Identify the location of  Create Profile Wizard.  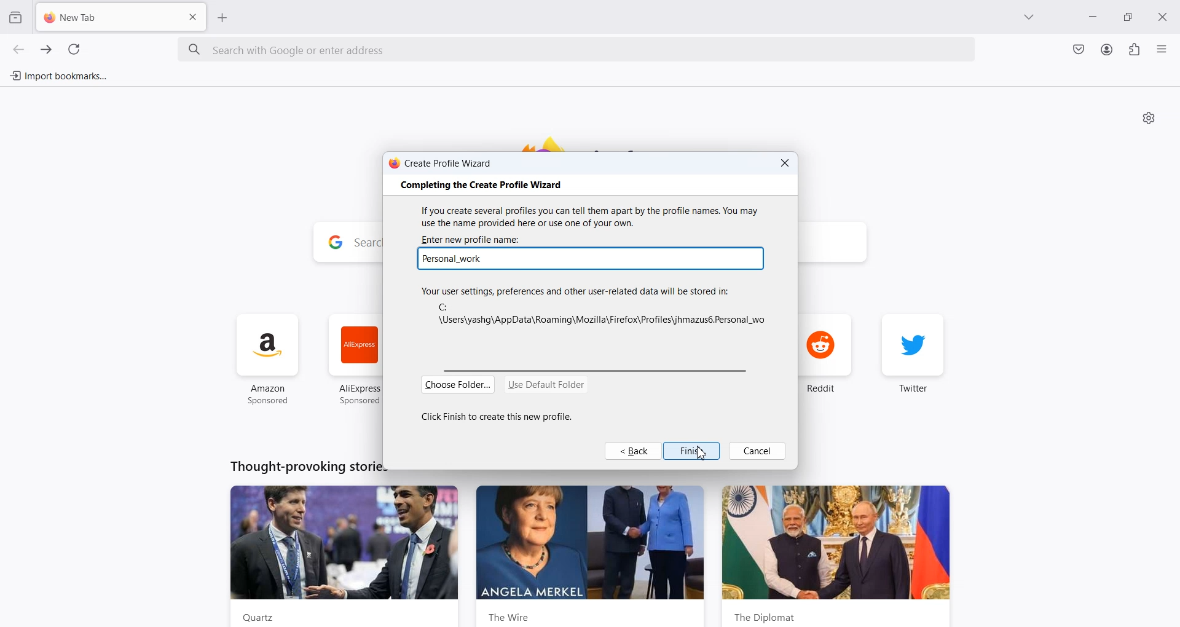
(442, 164).